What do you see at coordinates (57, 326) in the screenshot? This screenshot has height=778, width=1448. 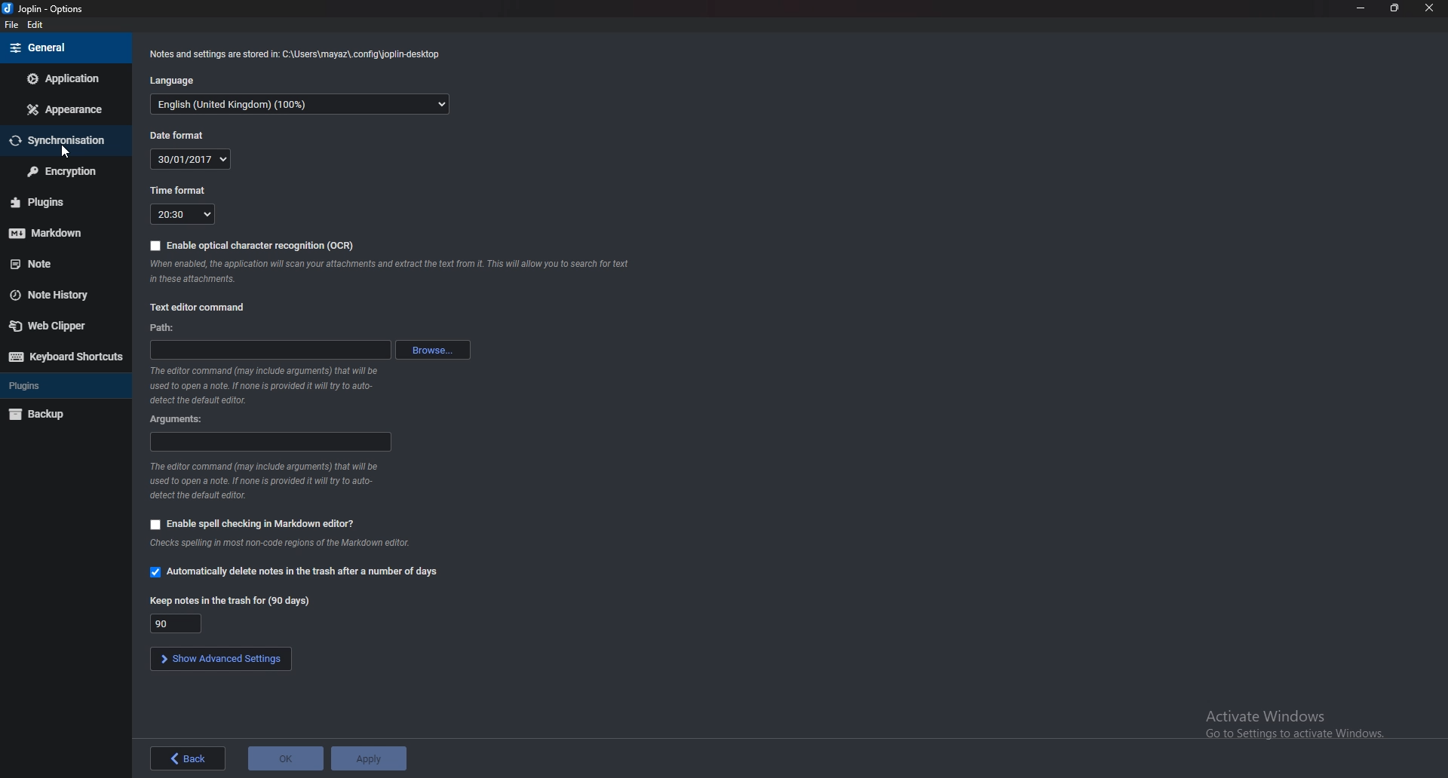 I see `web clipper` at bounding box center [57, 326].